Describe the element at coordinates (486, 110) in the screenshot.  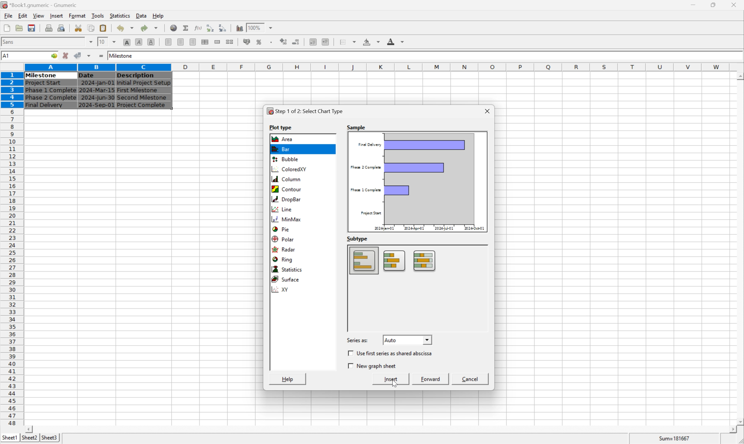
I see `close` at that location.